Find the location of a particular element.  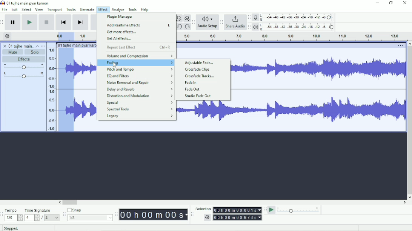

Effect is located at coordinates (103, 9).